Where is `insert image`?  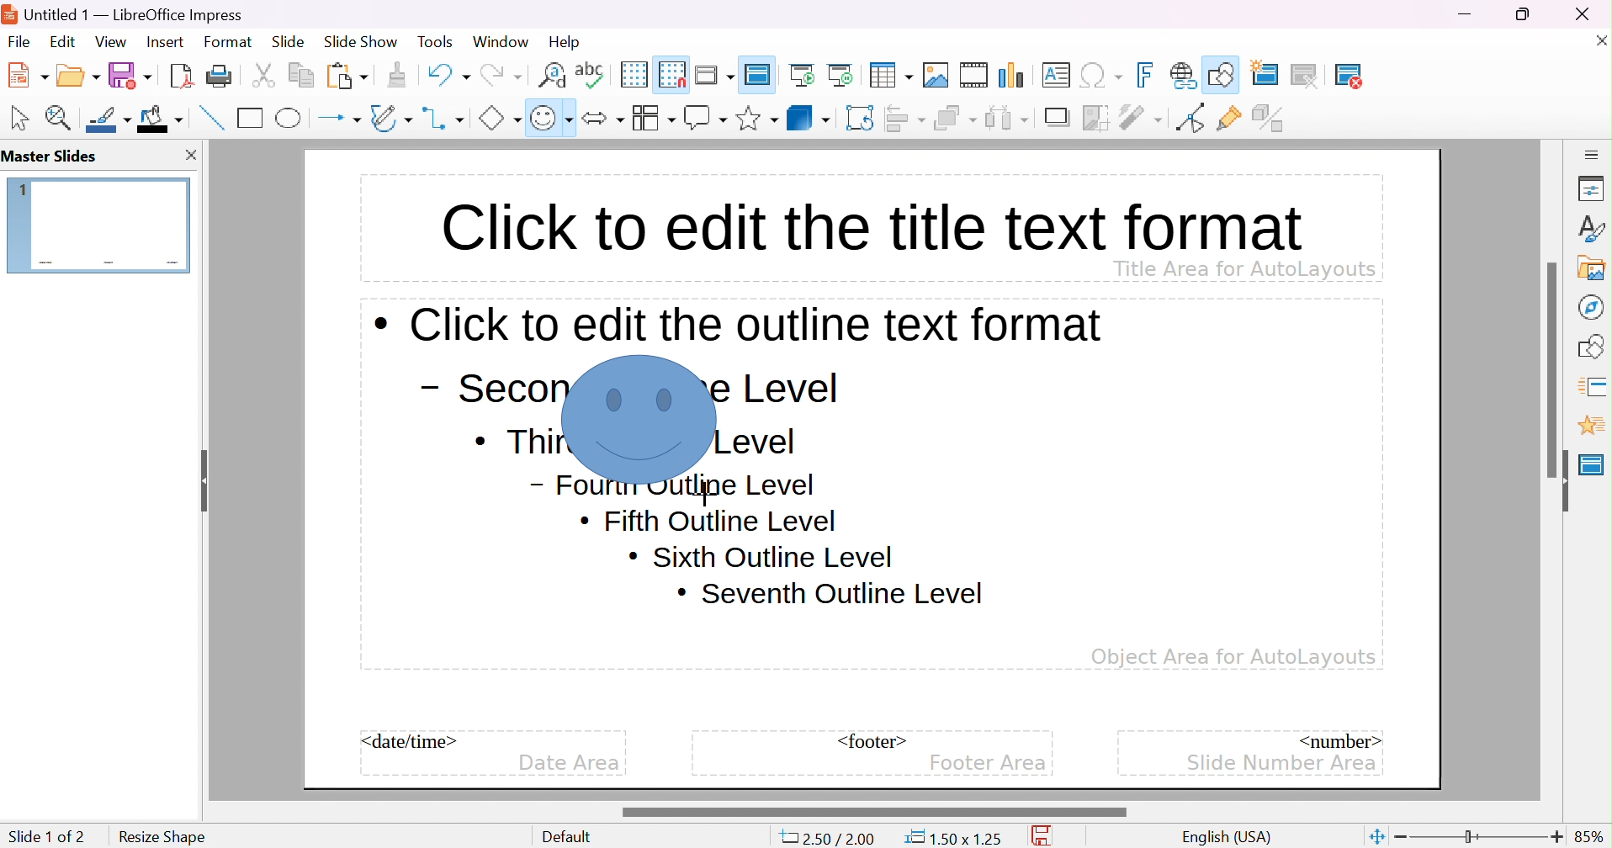 insert image is located at coordinates (936, 75).